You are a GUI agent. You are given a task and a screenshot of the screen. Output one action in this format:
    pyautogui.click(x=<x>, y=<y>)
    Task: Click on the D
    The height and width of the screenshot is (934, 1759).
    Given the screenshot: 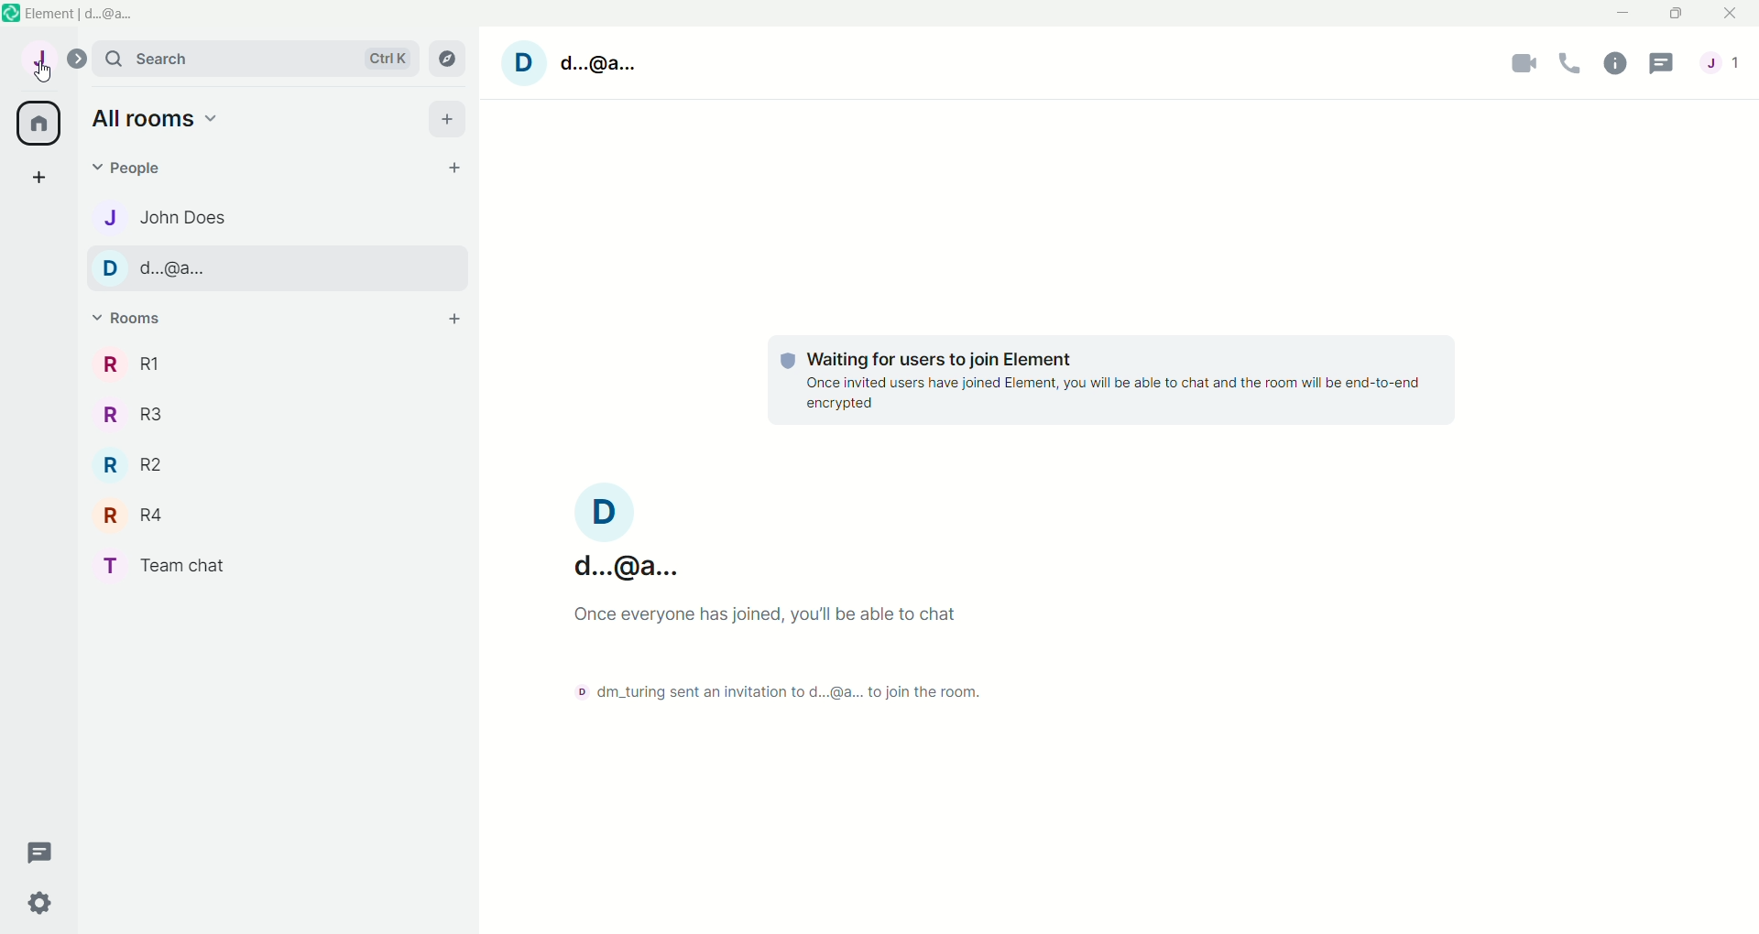 What is the action you would take?
    pyautogui.click(x=605, y=511)
    